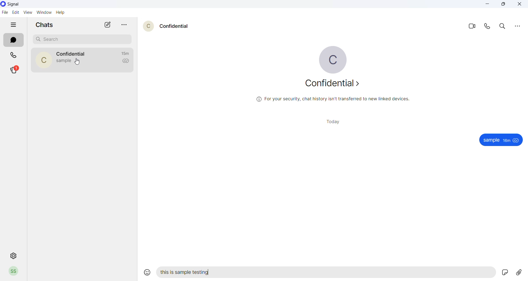 The image size is (528, 281). Describe the element at coordinates (504, 272) in the screenshot. I see `send sticker` at that location.